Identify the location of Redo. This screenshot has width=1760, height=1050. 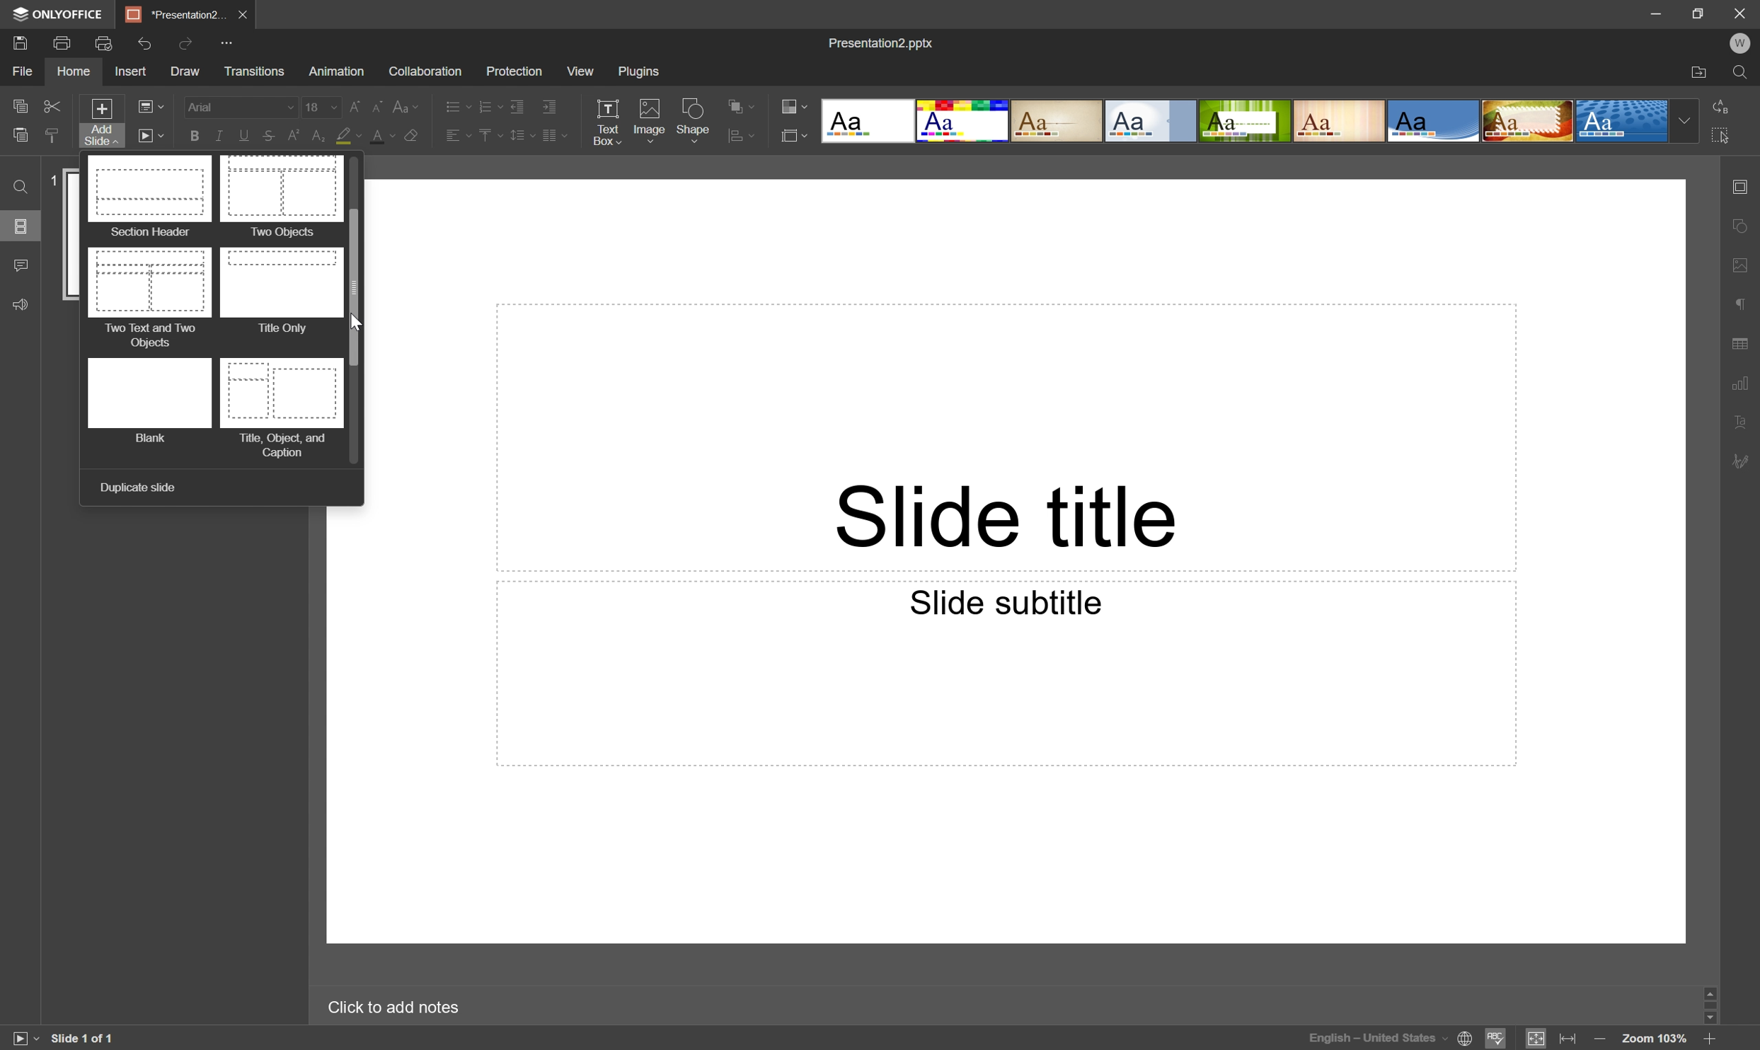
(150, 45).